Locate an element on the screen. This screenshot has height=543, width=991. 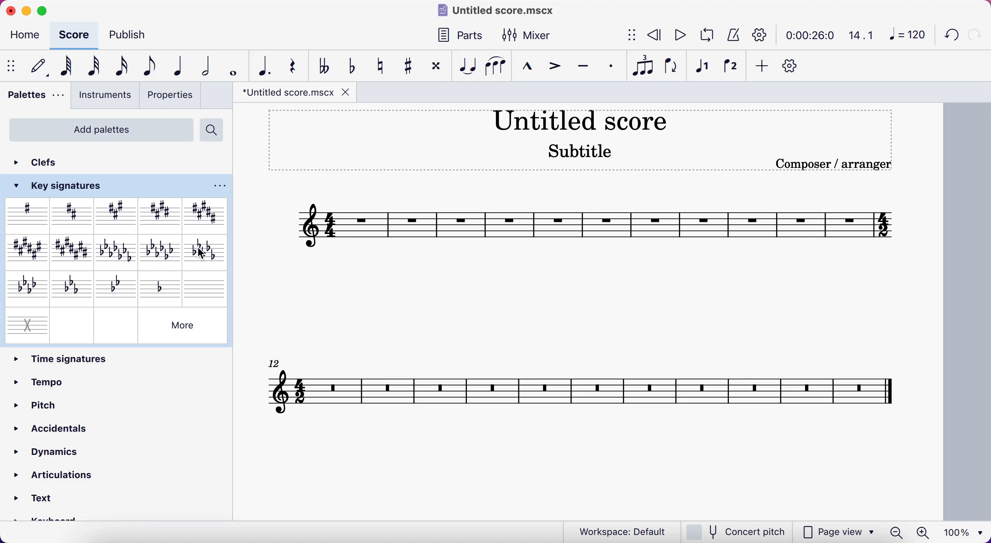
customize toolbar is located at coordinates (796, 65).